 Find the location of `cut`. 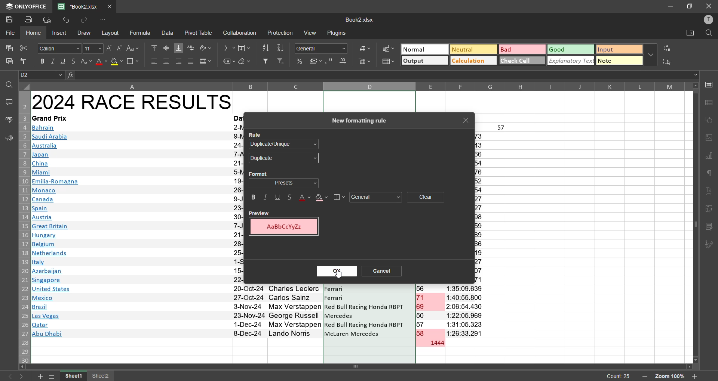

cut is located at coordinates (23, 48).